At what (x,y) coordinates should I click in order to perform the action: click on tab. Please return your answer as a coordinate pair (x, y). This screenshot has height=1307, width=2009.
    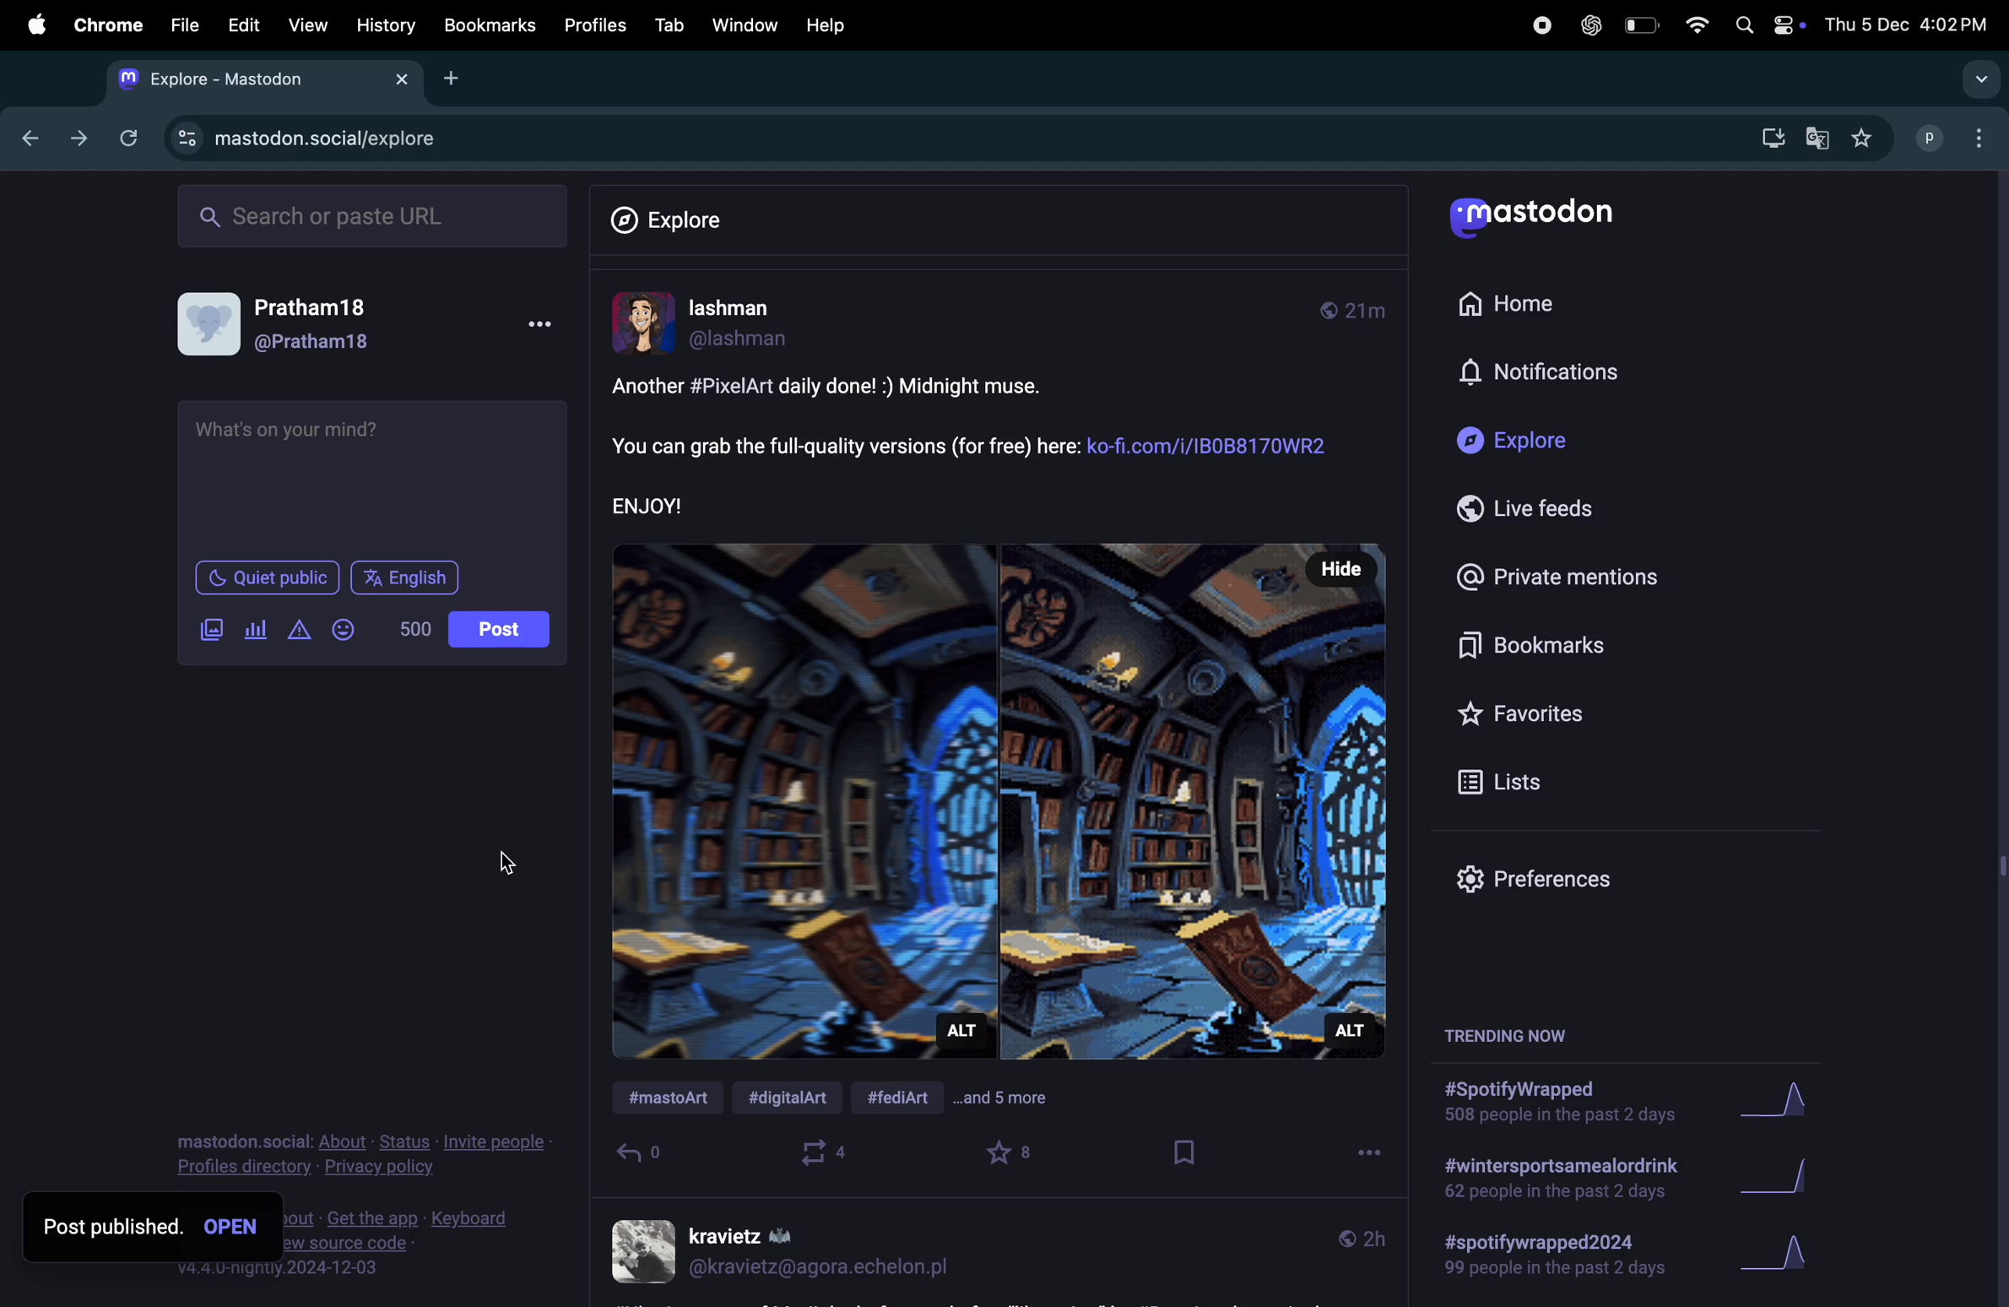
    Looking at the image, I should click on (667, 25).